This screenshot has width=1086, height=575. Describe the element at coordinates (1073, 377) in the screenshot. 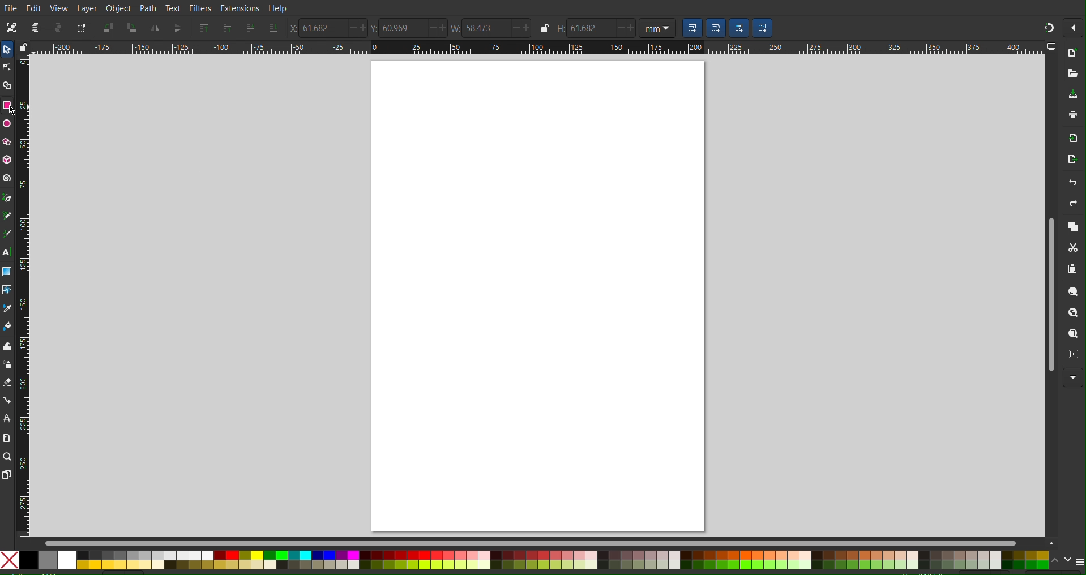

I see `More Options` at that location.